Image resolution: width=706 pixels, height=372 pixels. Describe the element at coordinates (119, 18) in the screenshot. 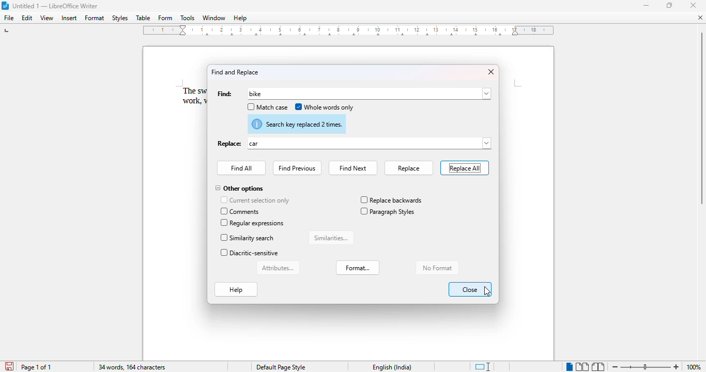

I see `styles` at that location.